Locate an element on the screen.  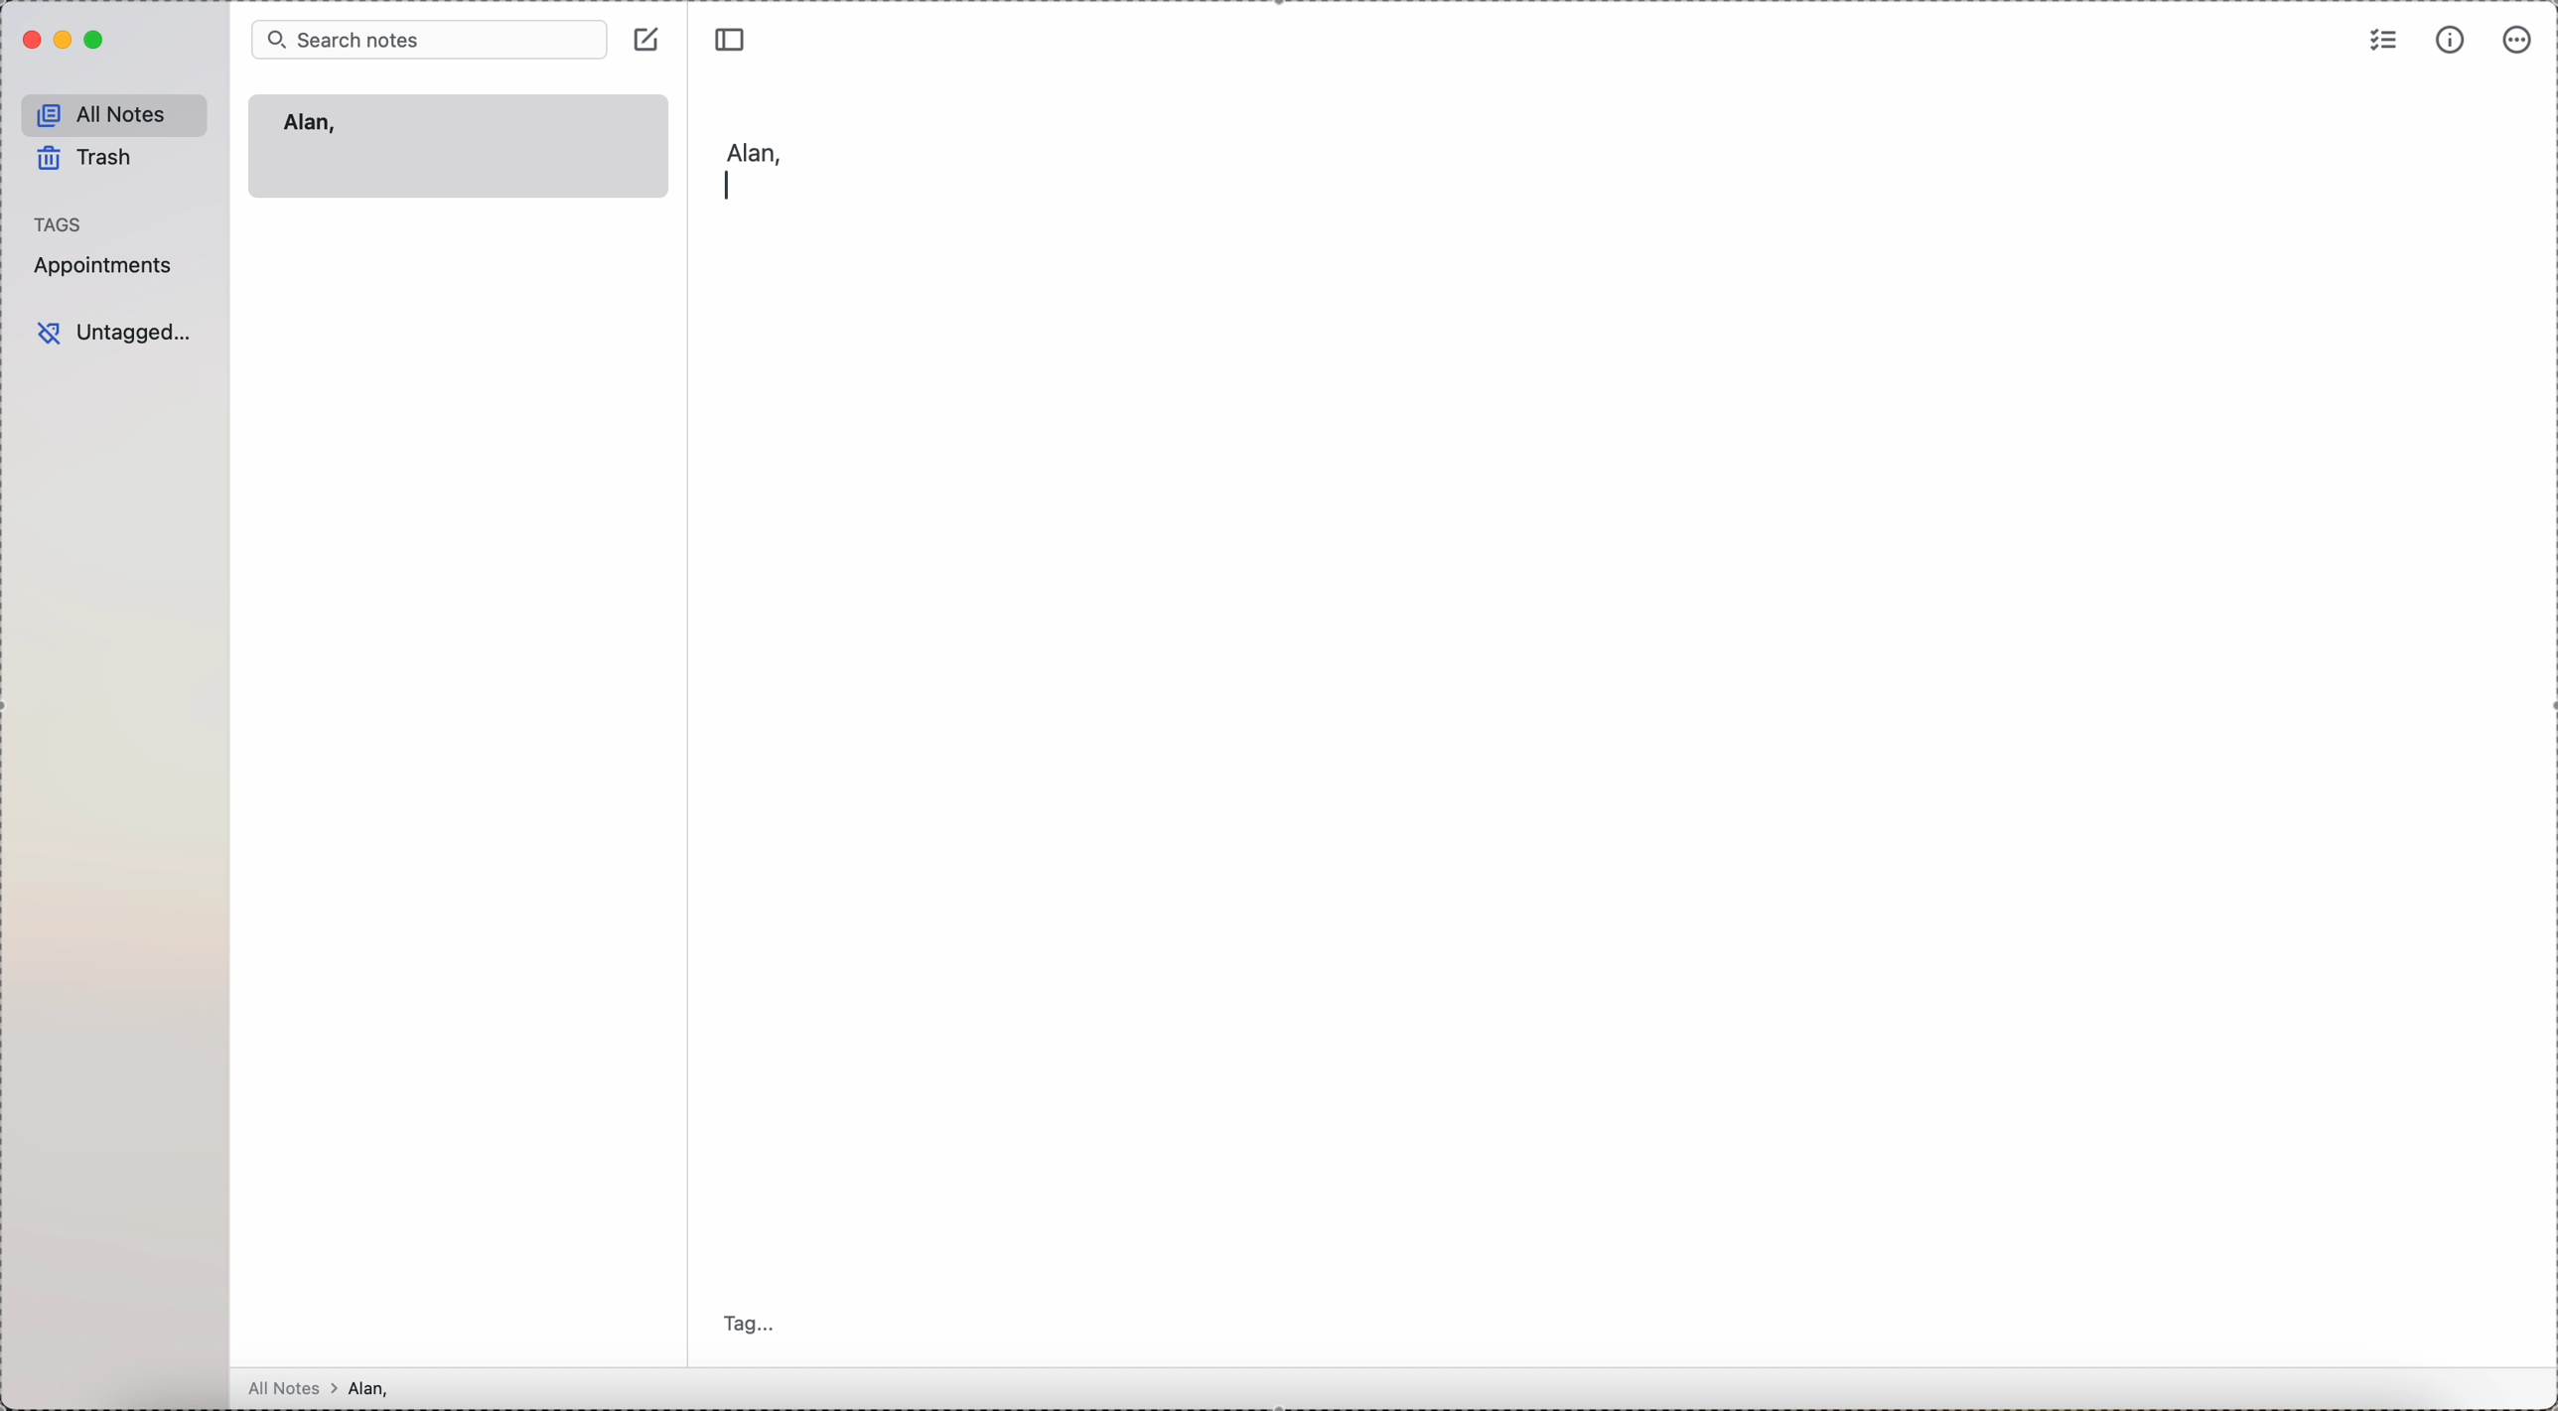
all notes > Alan, is located at coordinates (325, 1388).